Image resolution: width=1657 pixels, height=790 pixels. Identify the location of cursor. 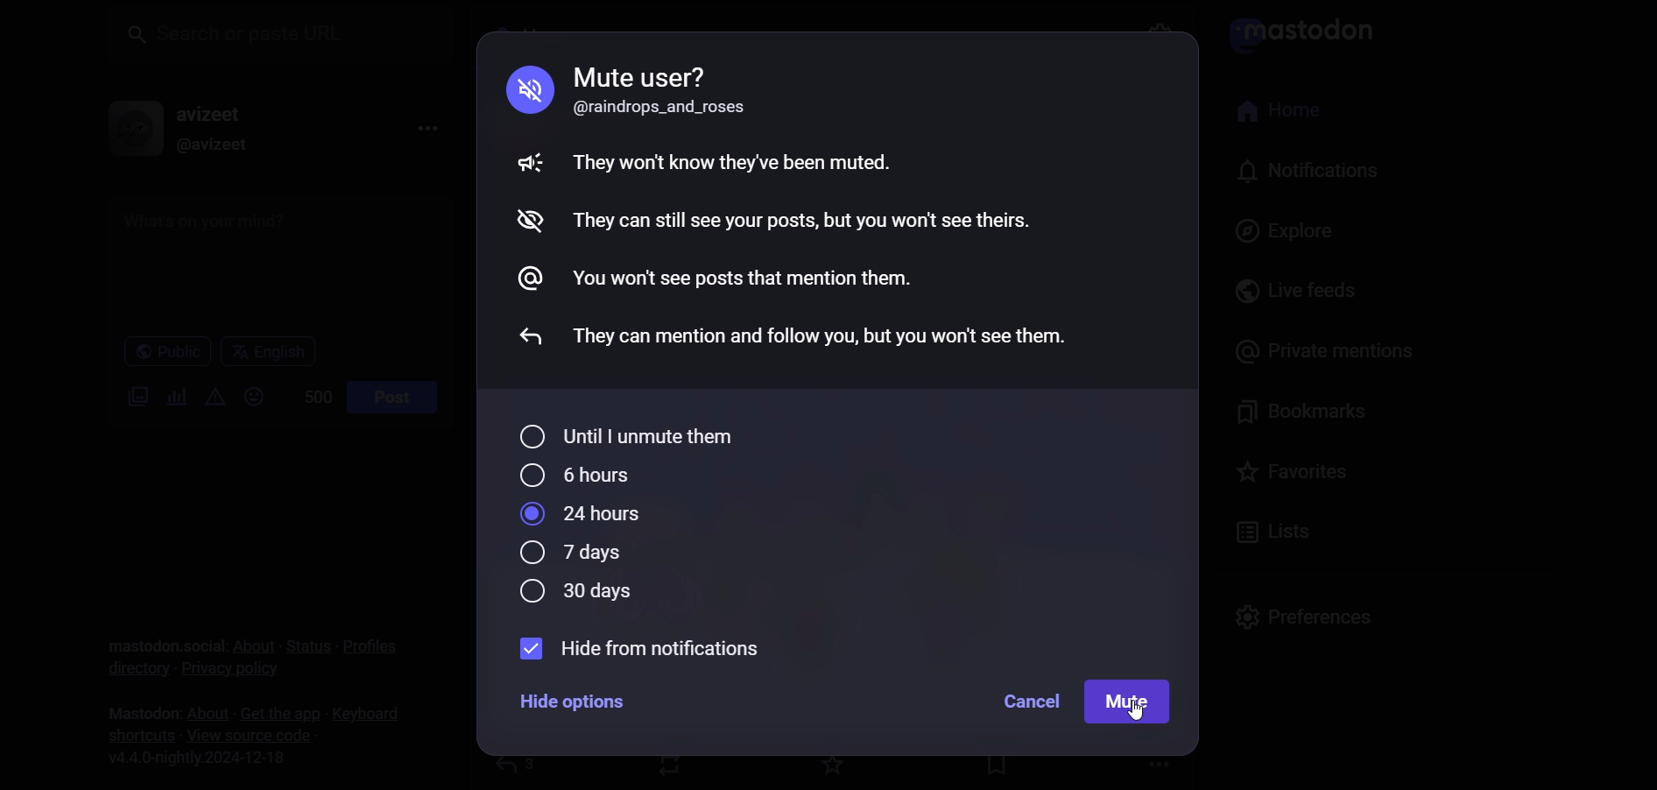
(1141, 715).